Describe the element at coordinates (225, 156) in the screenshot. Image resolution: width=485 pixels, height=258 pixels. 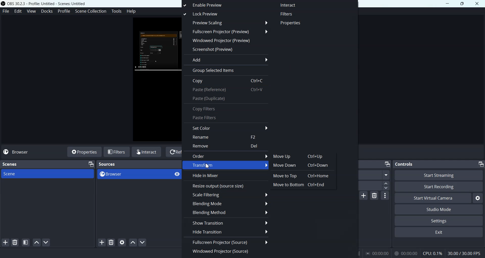
I see `Order` at that location.